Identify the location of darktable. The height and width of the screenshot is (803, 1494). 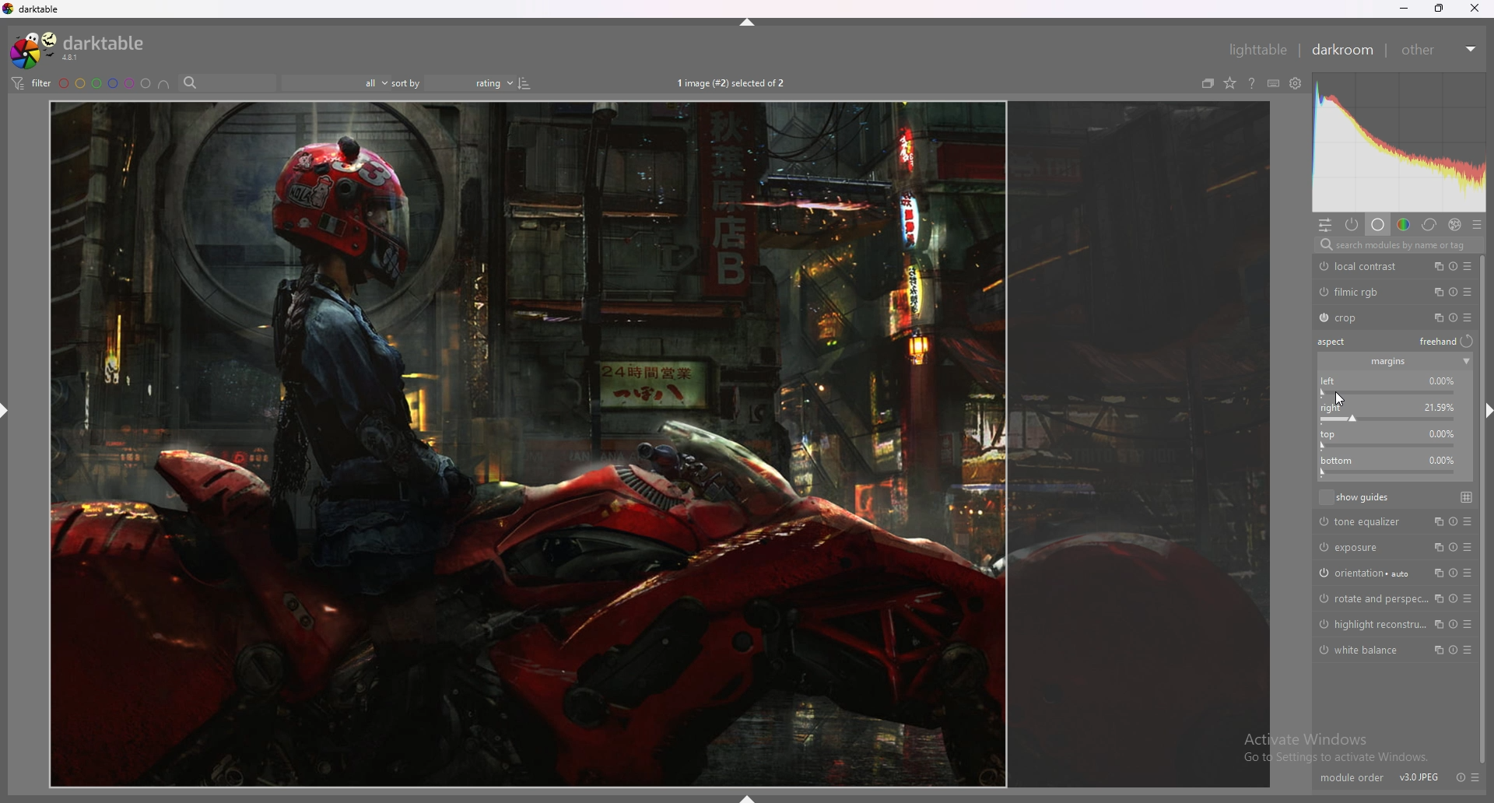
(81, 49).